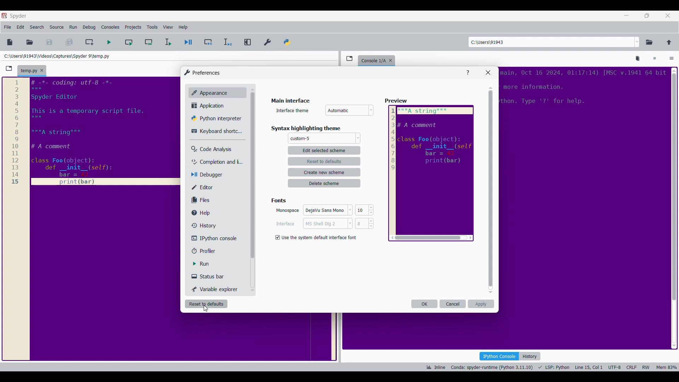 The width and height of the screenshot is (679, 382). Describe the element at coordinates (217, 250) in the screenshot. I see `Profiler` at that location.